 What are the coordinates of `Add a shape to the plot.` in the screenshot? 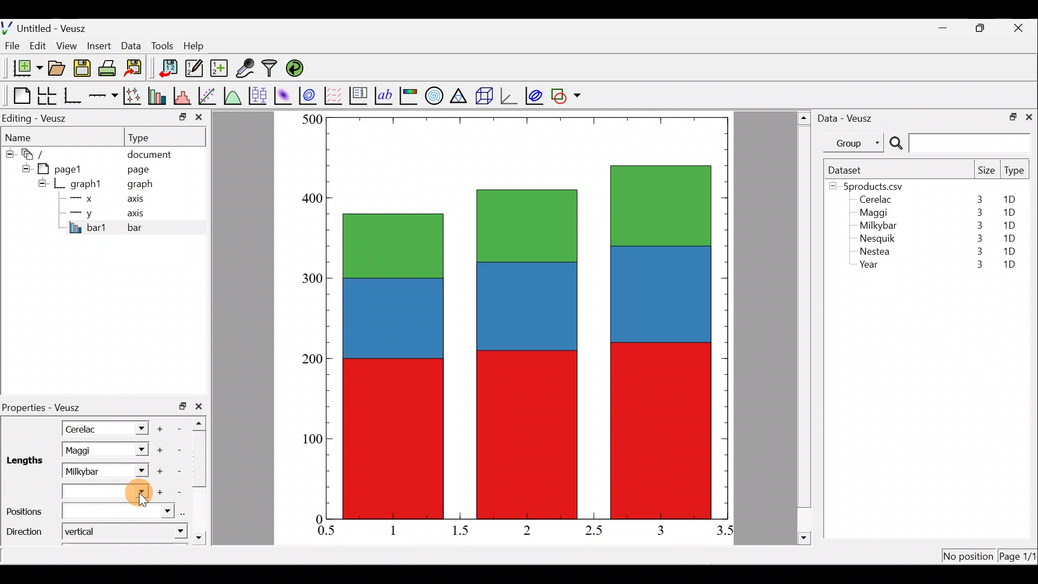 It's located at (567, 94).